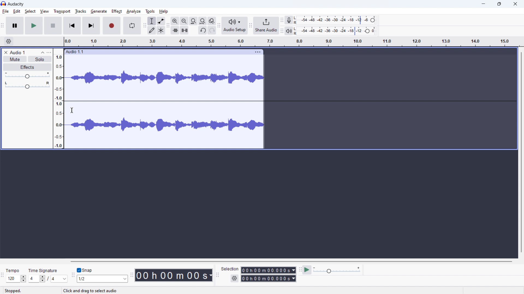 The width and height of the screenshot is (524, 294). I want to click on pan, so click(27, 85).